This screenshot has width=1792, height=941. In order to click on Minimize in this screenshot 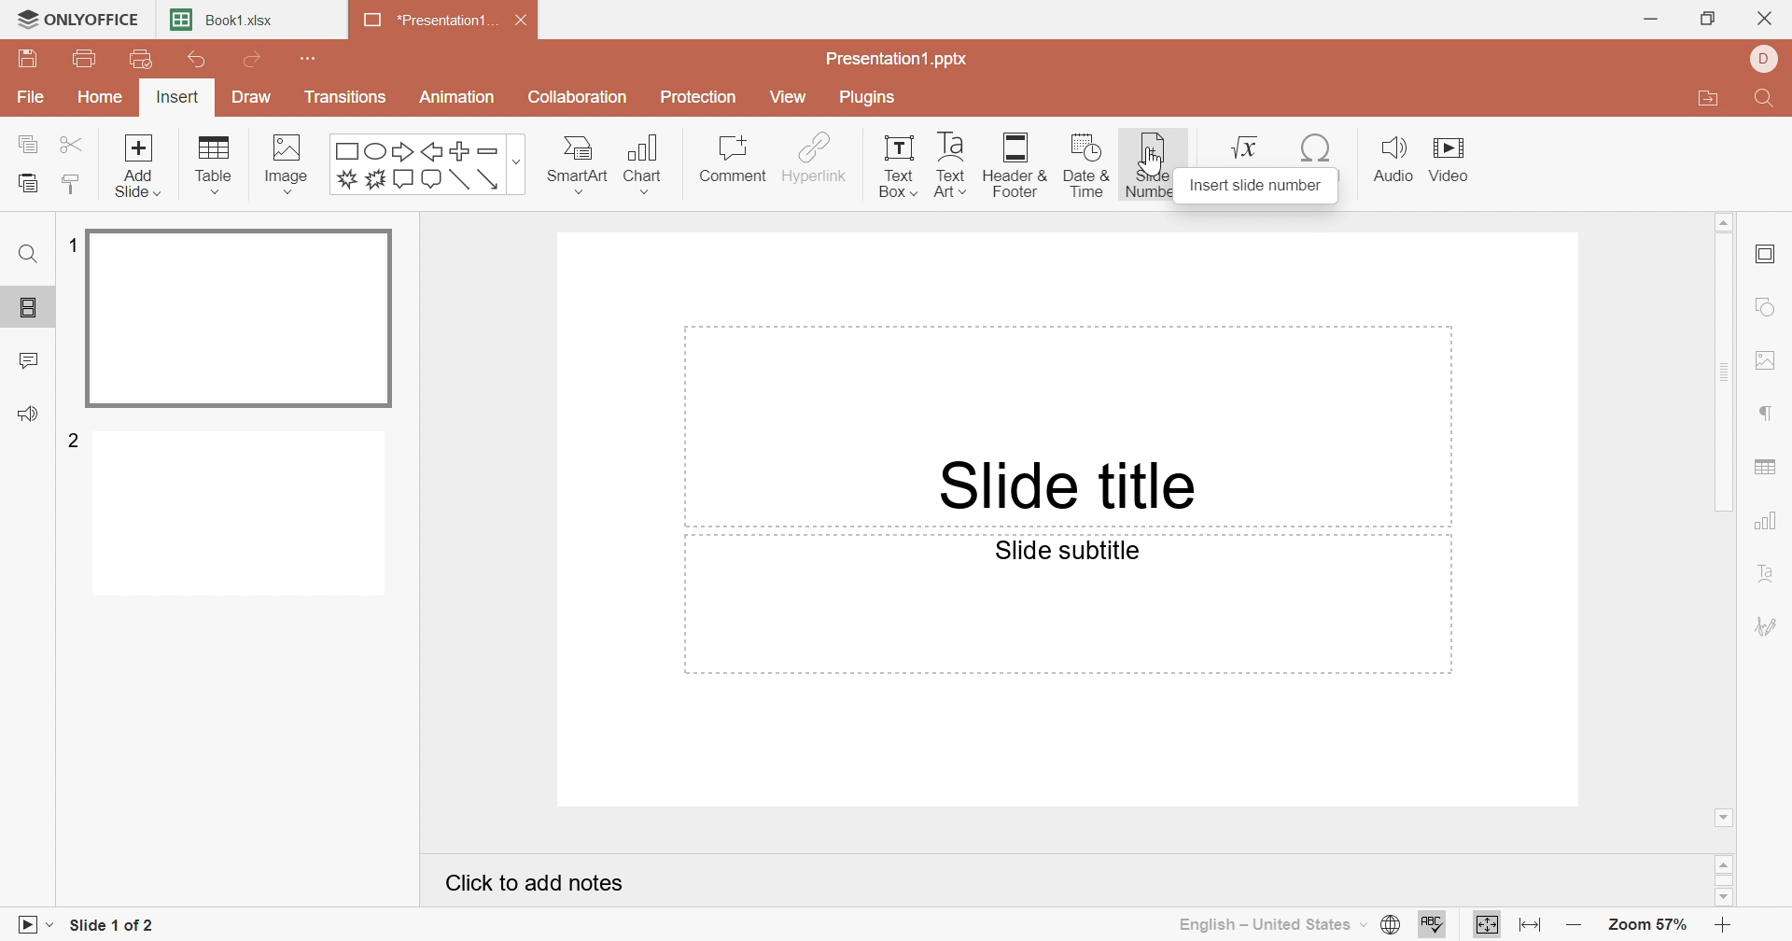, I will do `click(1651, 20)`.